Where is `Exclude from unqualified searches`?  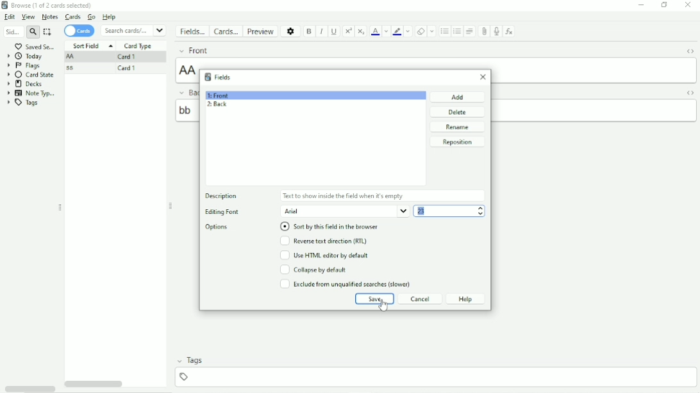 Exclude from unqualified searches is located at coordinates (346, 284).